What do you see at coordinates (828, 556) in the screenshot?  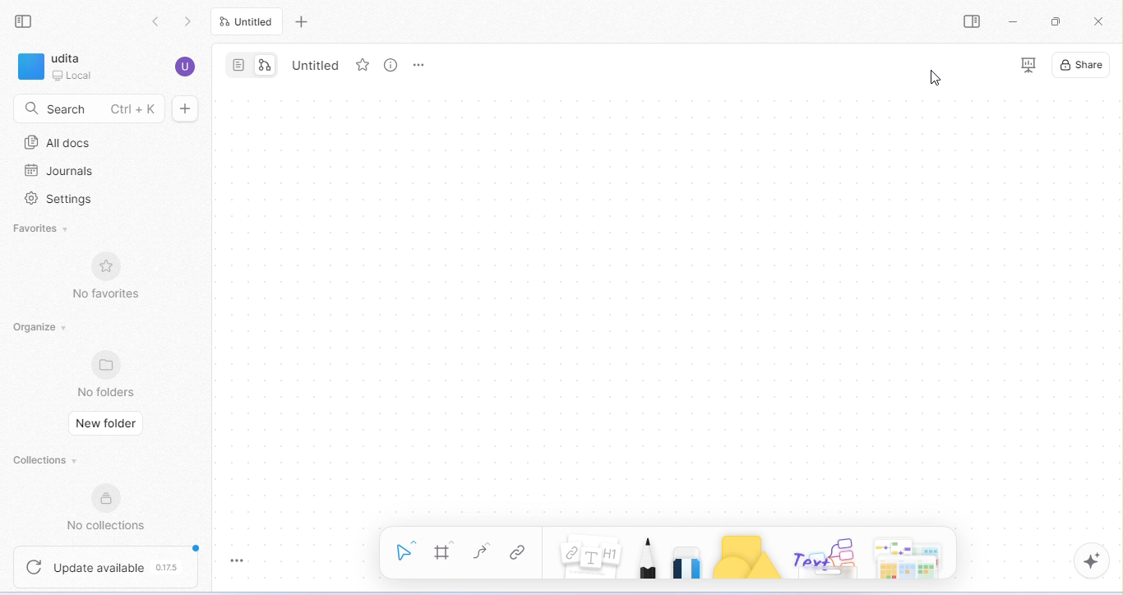 I see `others` at bounding box center [828, 556].